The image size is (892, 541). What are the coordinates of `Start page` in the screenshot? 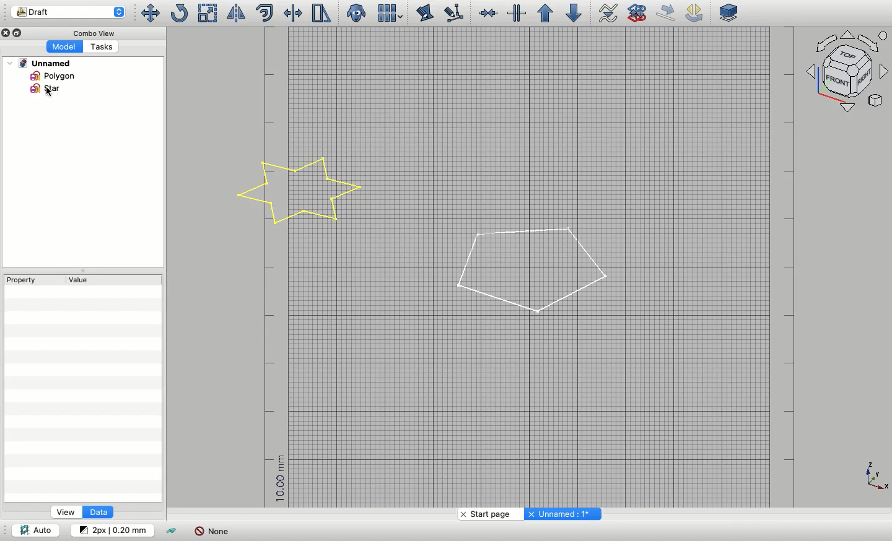 It's located at (488, 514).